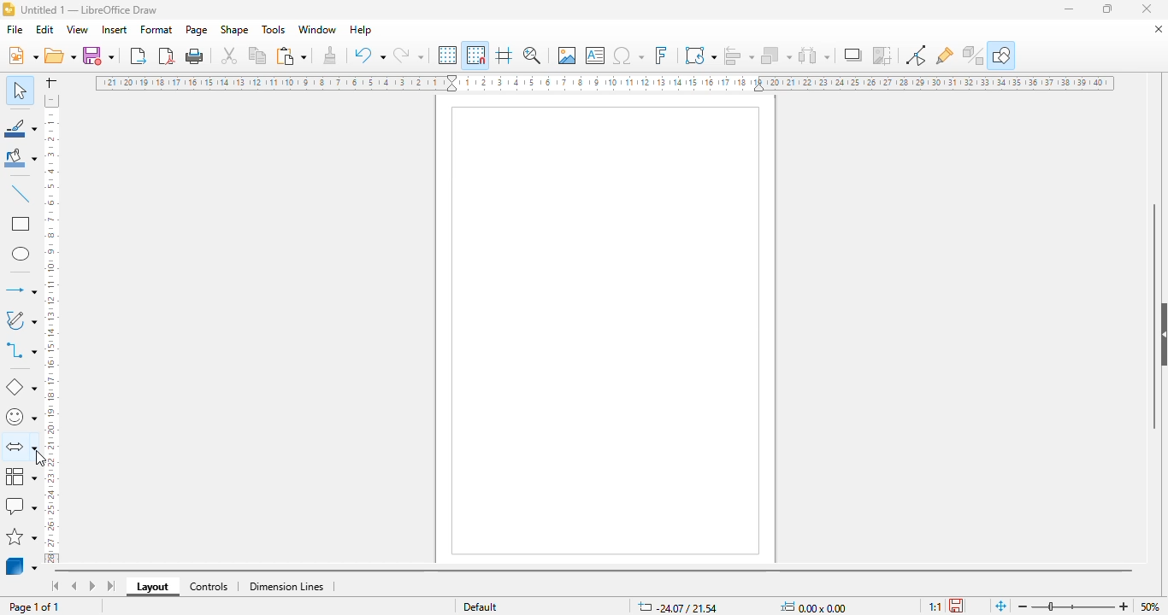  Describe the element at coordinates (1001, 606) in the screenshot. I see `fit page to current window` at that location.